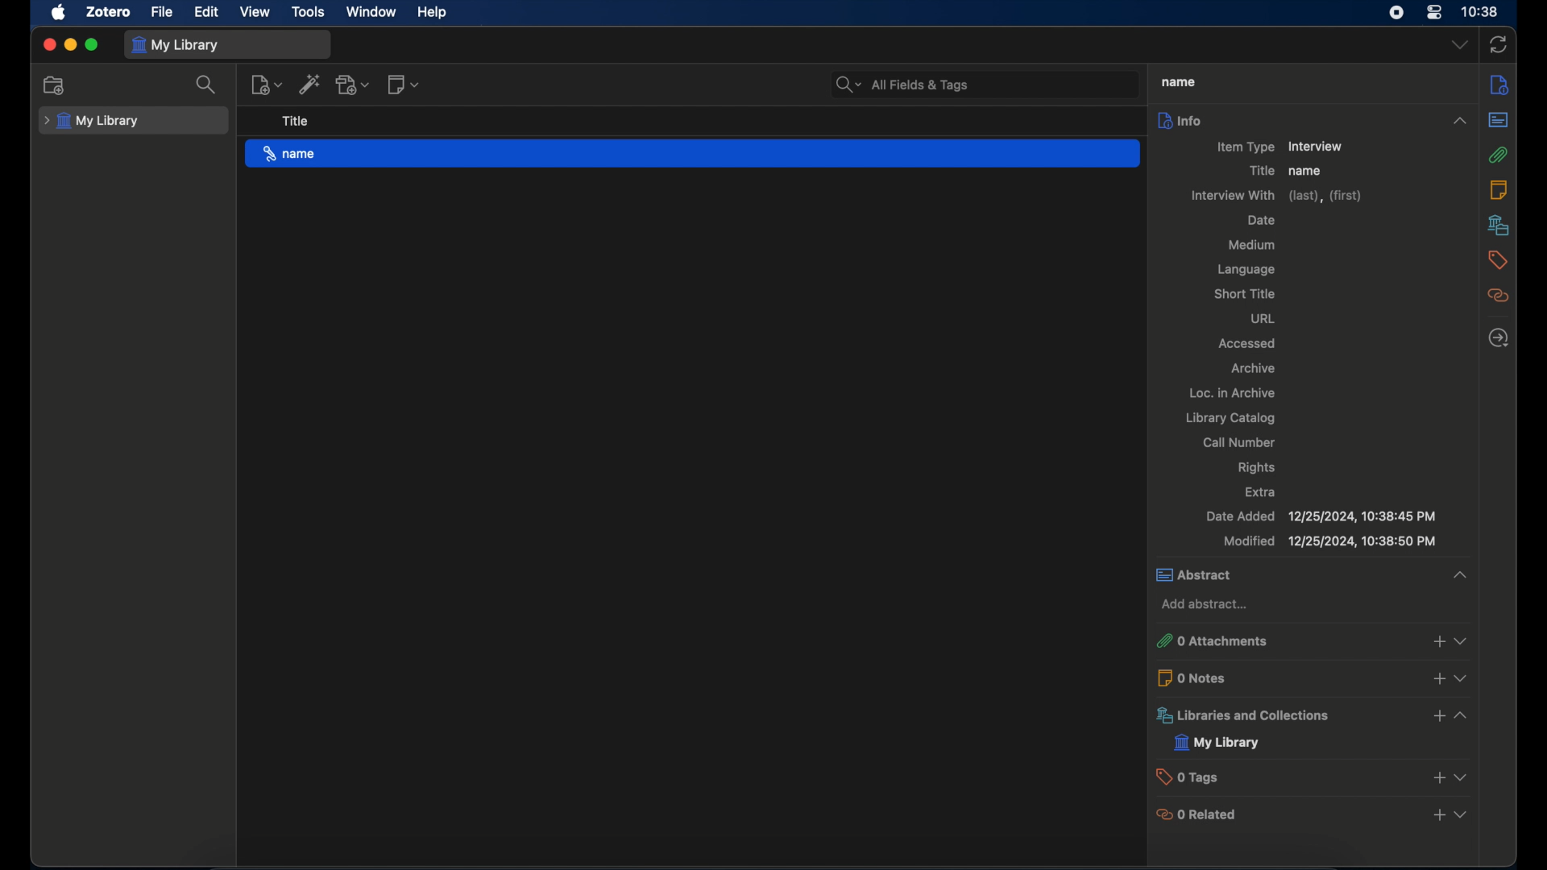 The image size is (1547, 870). I want to click on archive, so click(1252, 368).